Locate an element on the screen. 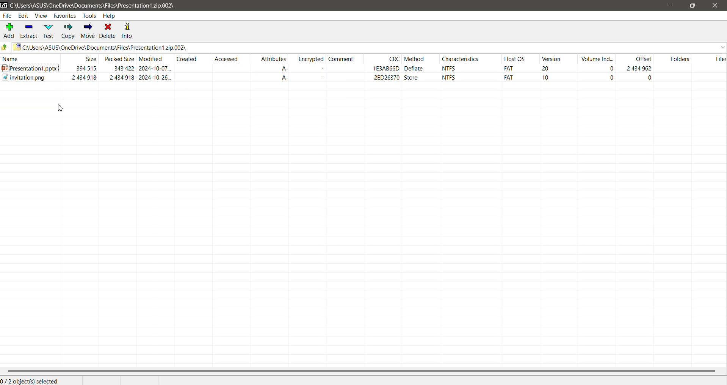  2ED26370 is located at coordinates (389, 78).